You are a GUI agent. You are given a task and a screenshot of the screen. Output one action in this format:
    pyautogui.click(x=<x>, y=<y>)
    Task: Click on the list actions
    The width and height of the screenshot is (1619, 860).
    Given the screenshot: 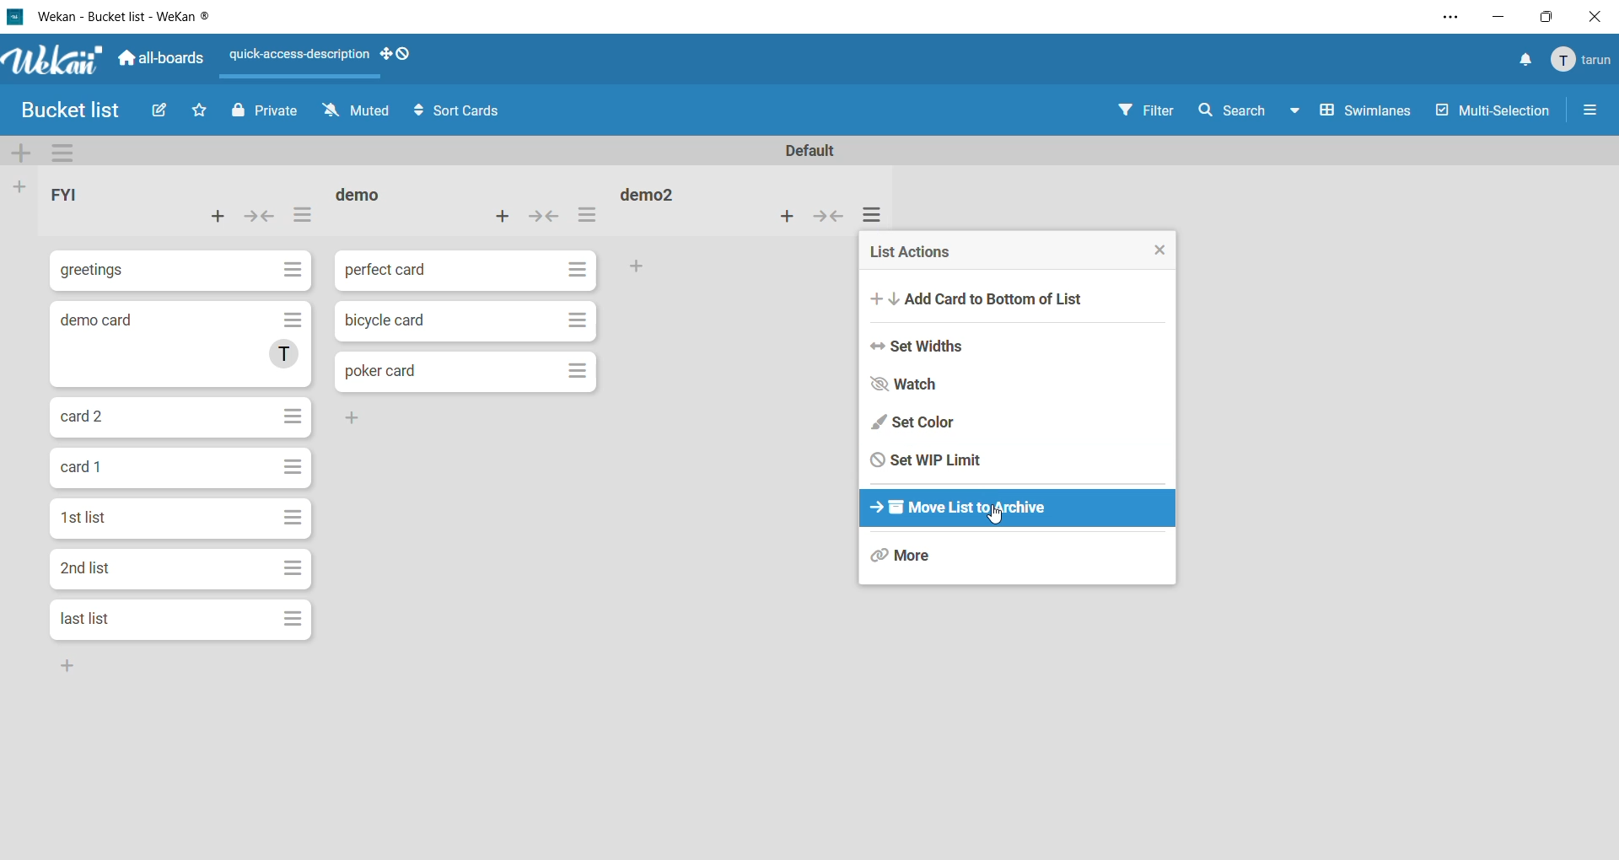 What is the action you would take?
    pyautogui.click(x=879, y=216)
    